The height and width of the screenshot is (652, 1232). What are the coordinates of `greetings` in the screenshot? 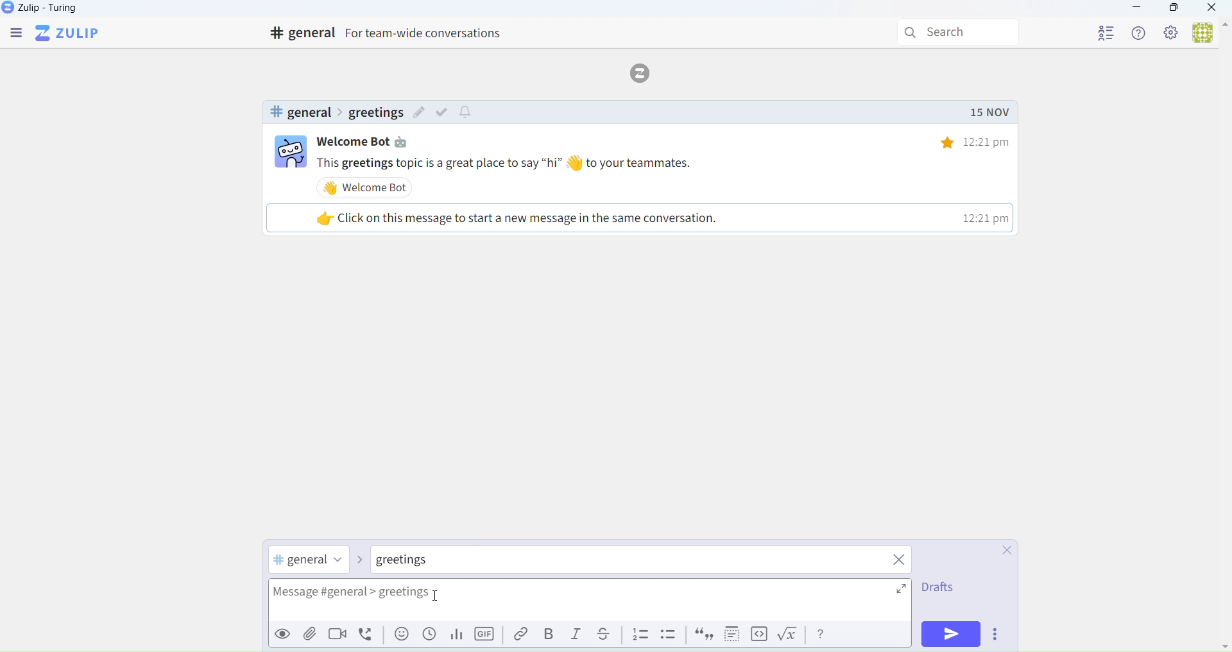 It's located at (375, 113).